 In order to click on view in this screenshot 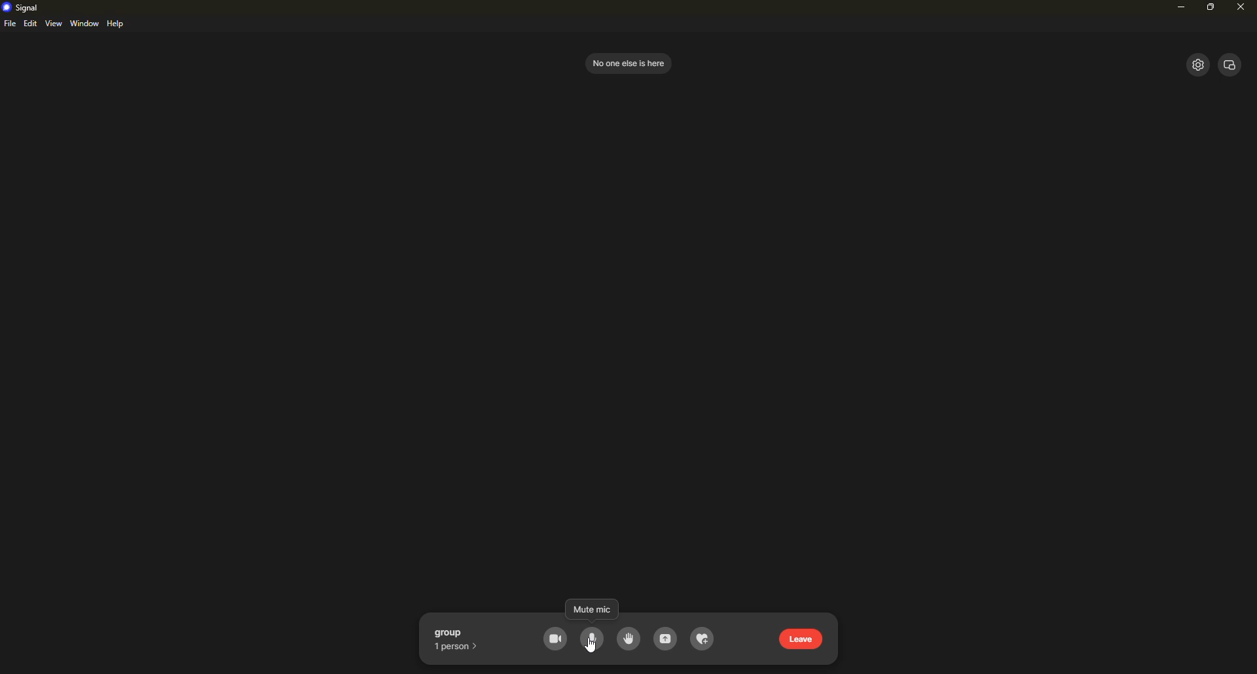, I will do `click(54, 24)`.